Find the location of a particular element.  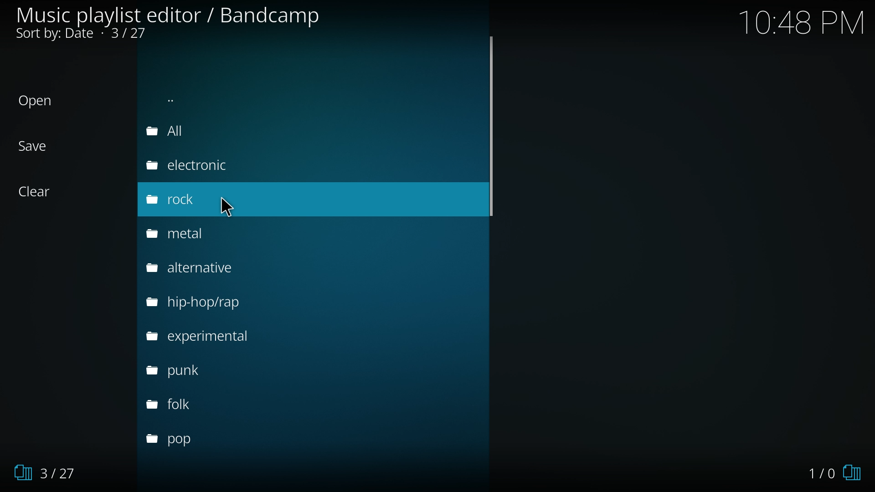

Time is located at coordinates (804, 24).